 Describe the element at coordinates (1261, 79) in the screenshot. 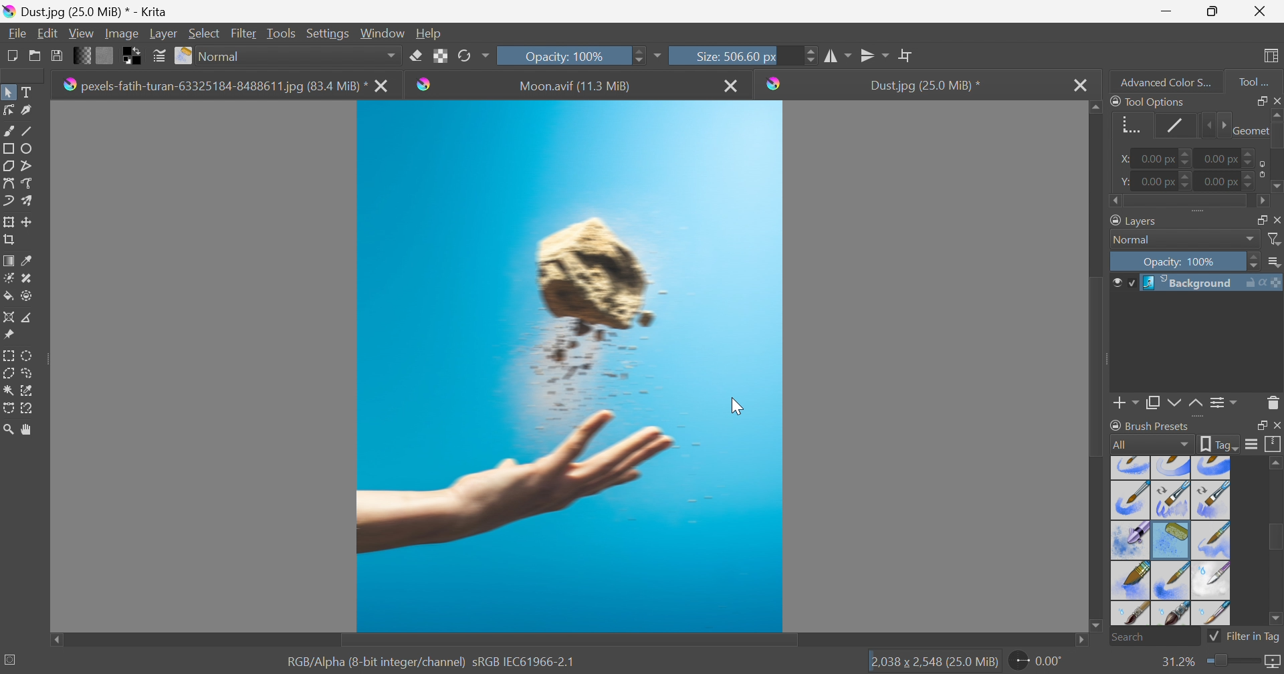

I see `Tool...` at that location.